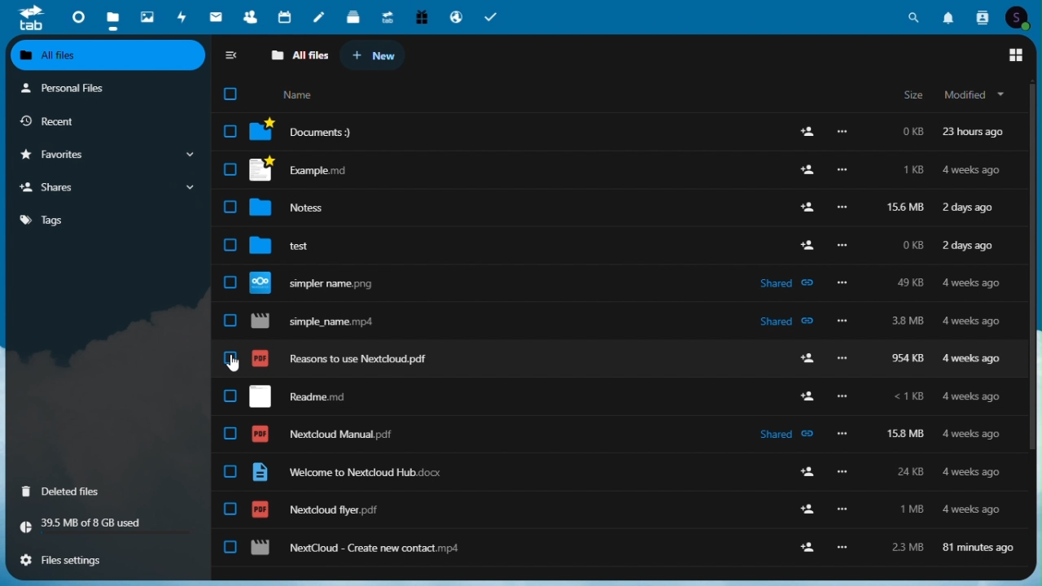 This screenshot has height=586, width=1042. What do you see at coordinates (917, 15) in the screenshot?
I see `search` at bounding box center [917, 15].